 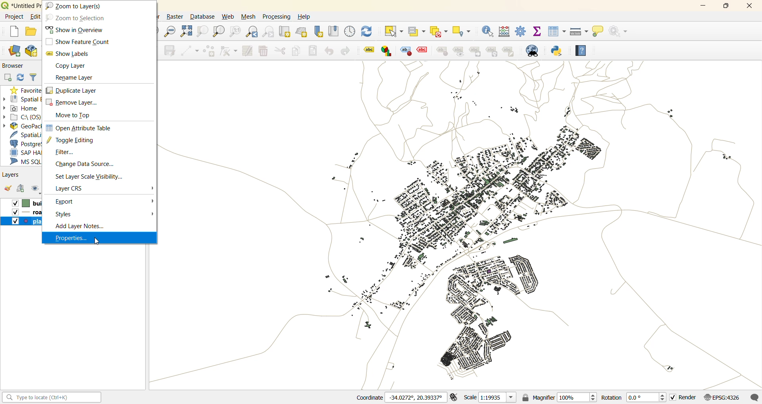 I want to click on zoom selection, so click(x=202, y=31).